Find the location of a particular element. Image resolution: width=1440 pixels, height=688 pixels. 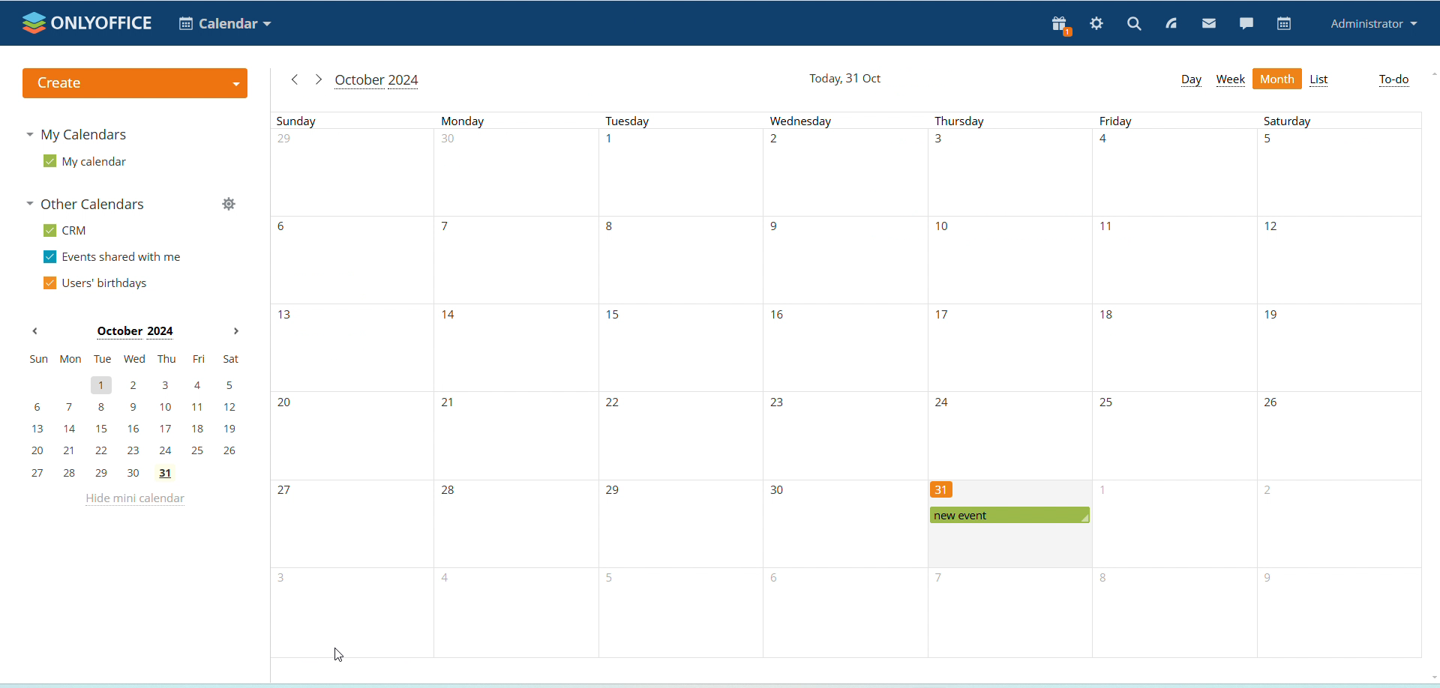

Sunday is located at coordinates (351, 384).